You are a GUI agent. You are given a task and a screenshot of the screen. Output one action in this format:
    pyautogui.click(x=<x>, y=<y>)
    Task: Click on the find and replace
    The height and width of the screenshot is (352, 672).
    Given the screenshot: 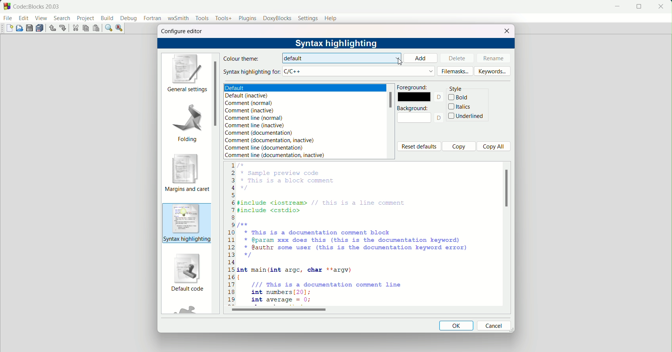 What is the action you would take?
    pyautogui.click(x=119, y=28)
    